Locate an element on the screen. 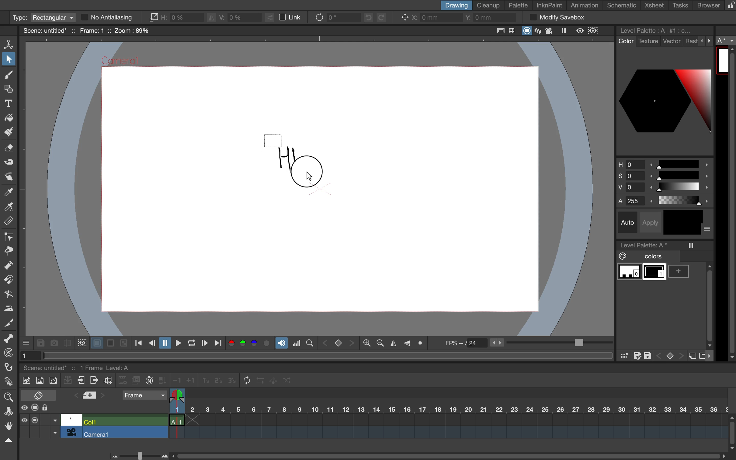 This screenshot has height=460, width=736. reframe 1s, 2s and 3s is located at coordinates (214, 381).